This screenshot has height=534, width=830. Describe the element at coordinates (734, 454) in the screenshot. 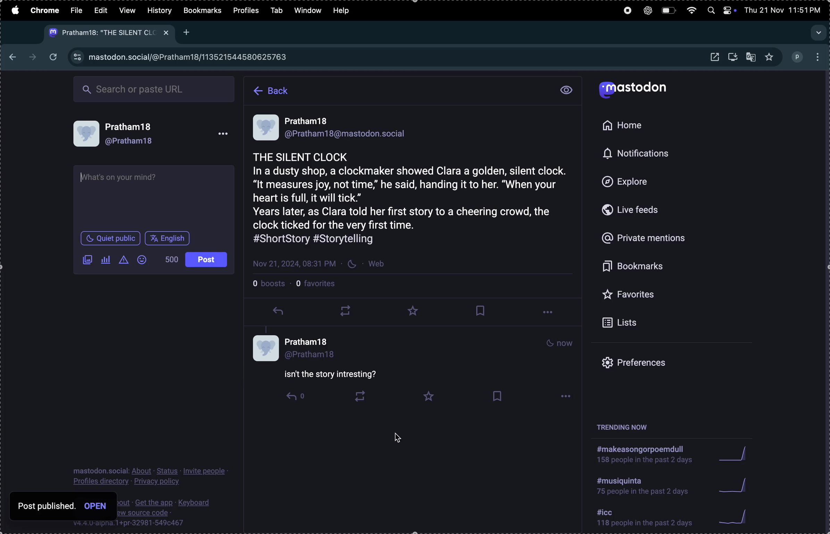

I see `graph` at that location.